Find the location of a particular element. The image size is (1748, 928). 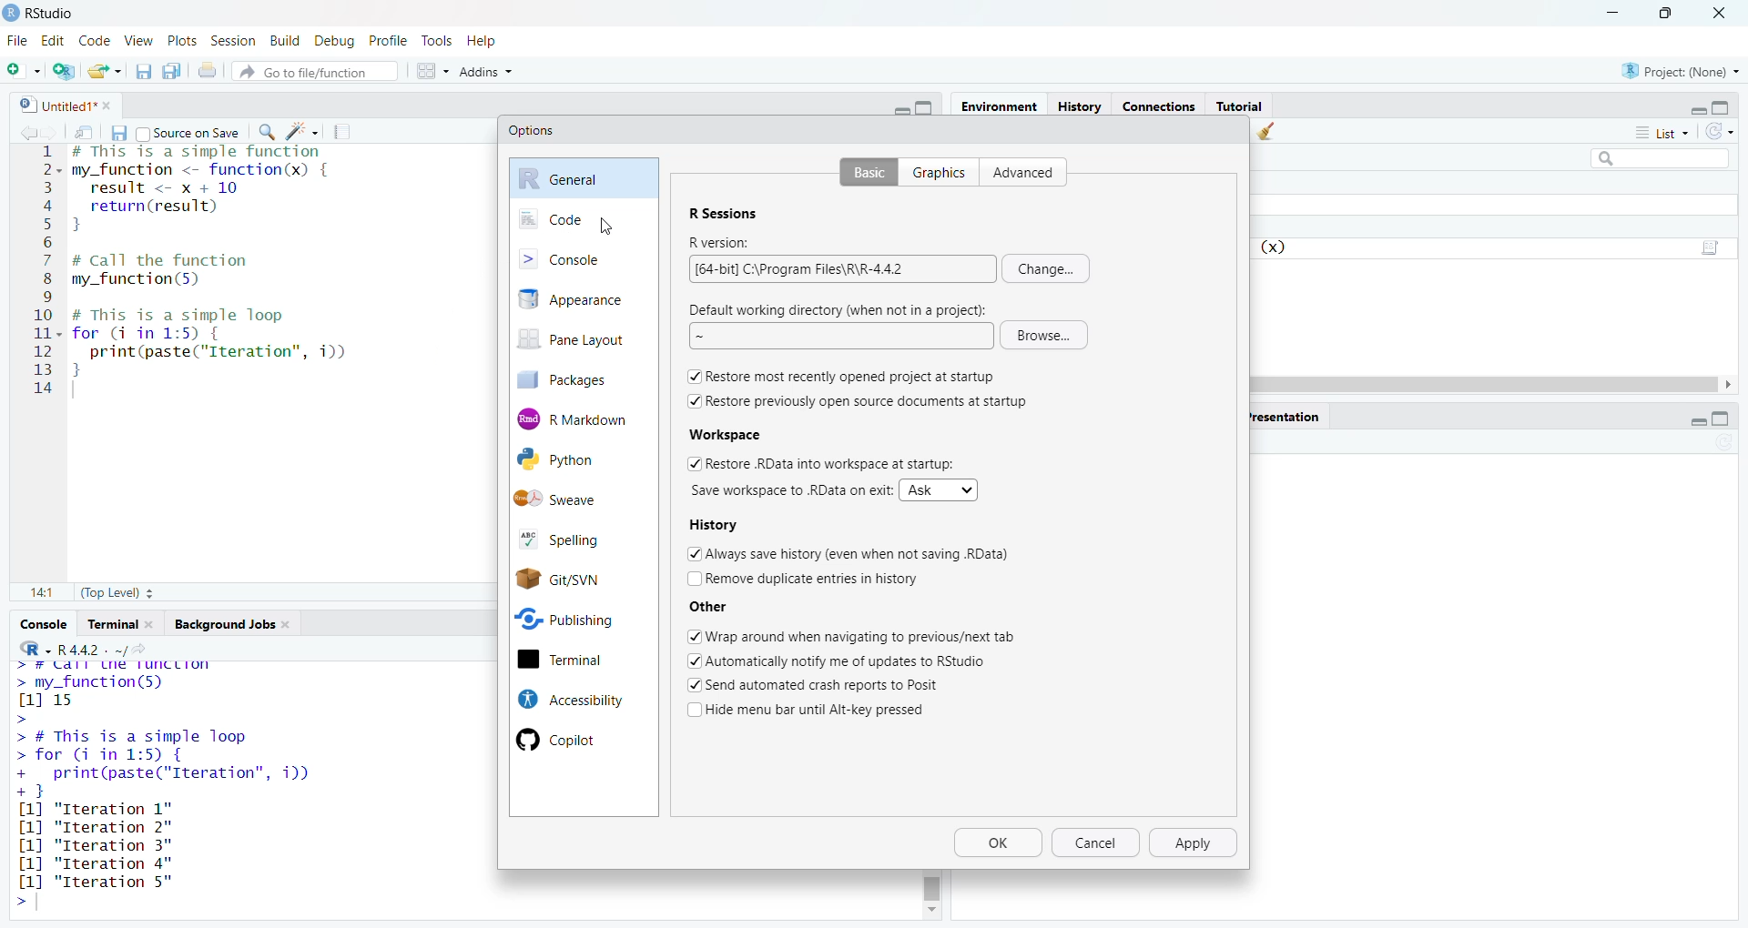

tools is located at coordinates (440, 40).